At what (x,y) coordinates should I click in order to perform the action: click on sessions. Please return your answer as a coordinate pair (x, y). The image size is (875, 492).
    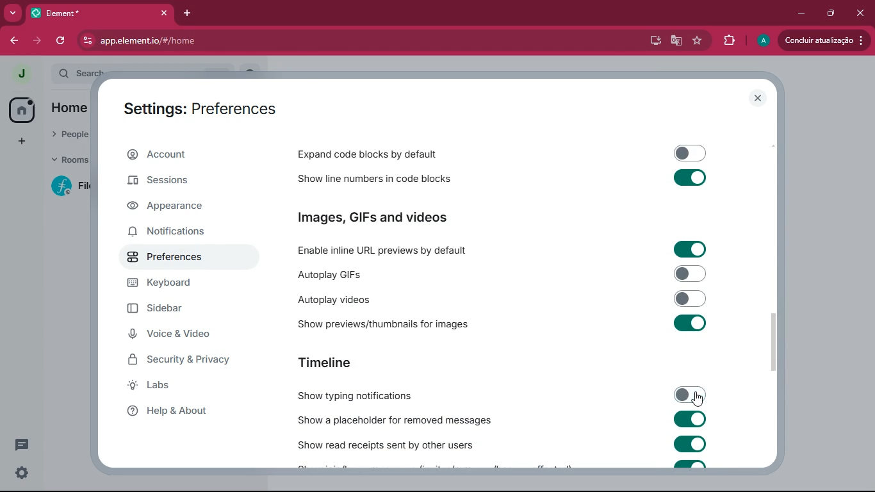
    Looking at the image, I should click on (174, 181).